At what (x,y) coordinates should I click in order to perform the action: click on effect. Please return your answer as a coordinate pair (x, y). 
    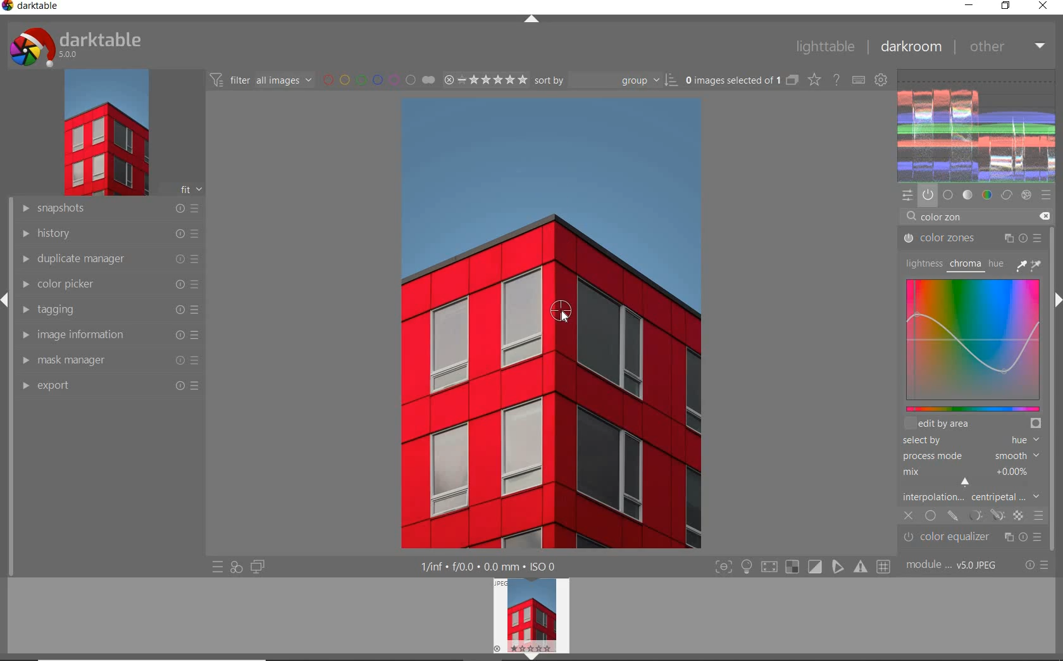
    Looking at the image, I should click on (1028, 195).